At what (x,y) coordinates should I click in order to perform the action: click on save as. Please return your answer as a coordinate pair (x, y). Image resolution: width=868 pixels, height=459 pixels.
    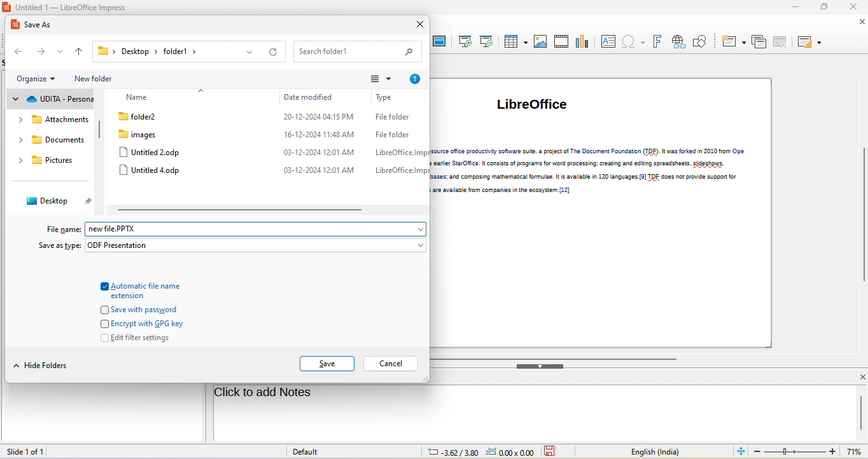
    Looking at the image, I should click on (38, 27).